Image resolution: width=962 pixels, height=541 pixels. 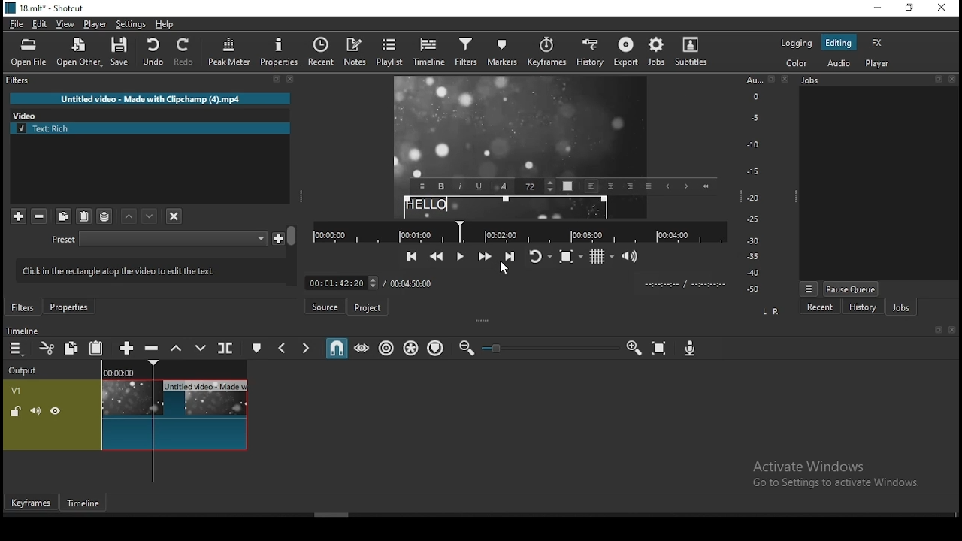 What do you see at coordinates (951, 79) in the screenshot?
I see `Close` at bounding box center [951, 79].